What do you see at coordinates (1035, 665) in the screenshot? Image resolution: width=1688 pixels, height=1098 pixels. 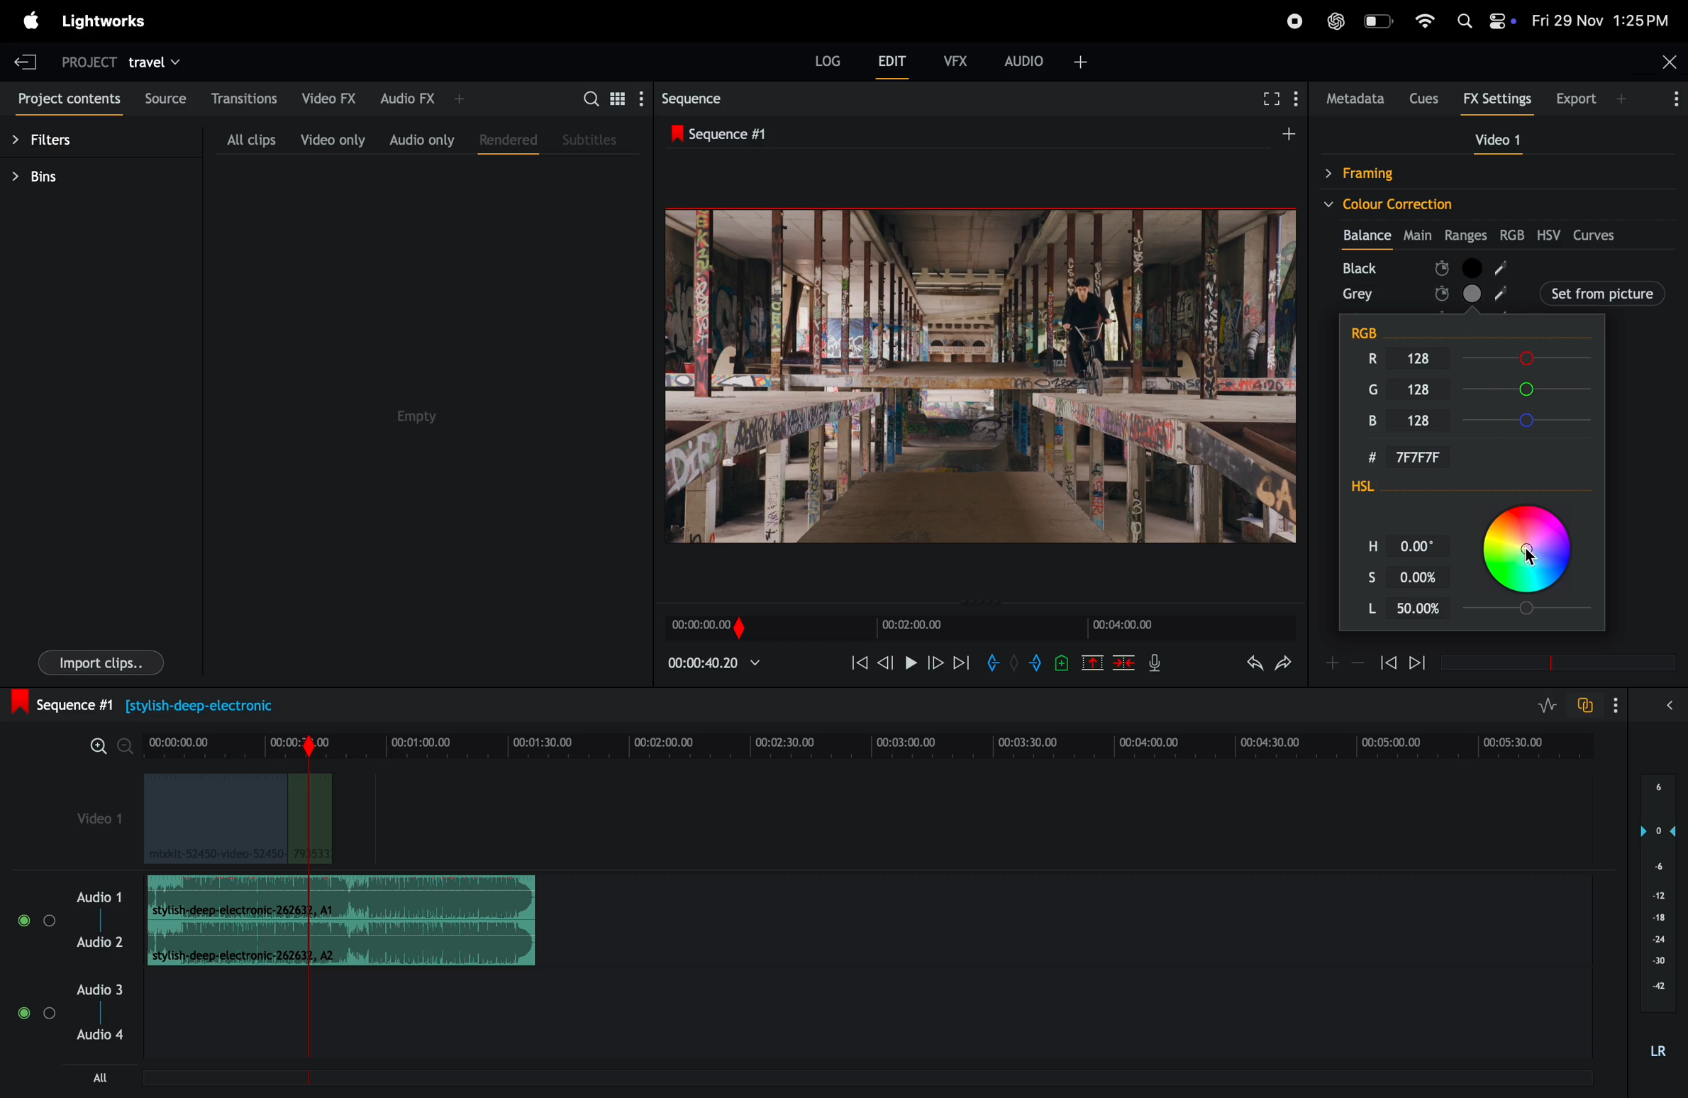 I see `add out mark to current position` at bounding box center [1035, 665].